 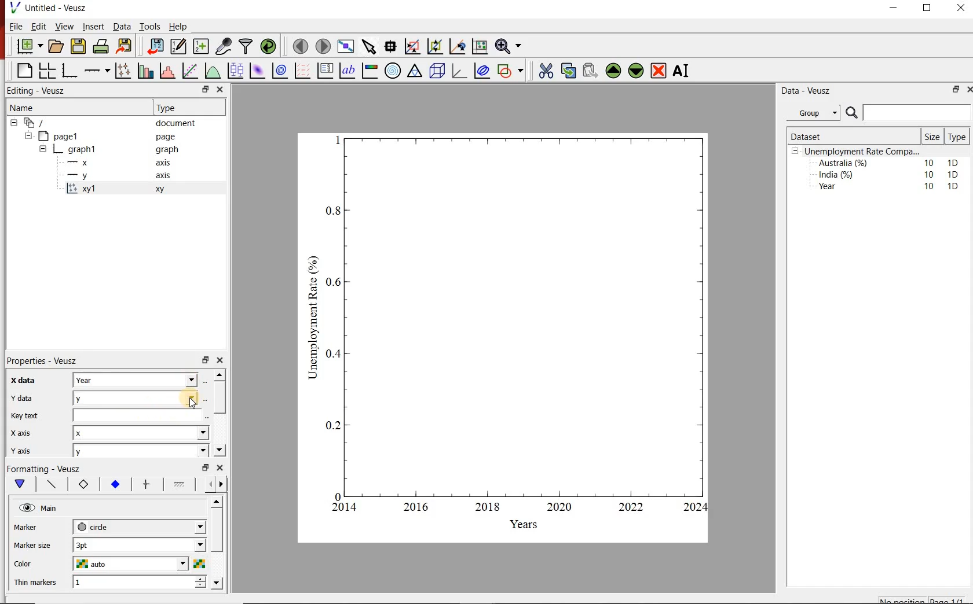 I want to click on choose color, so click(x=199, y=564).